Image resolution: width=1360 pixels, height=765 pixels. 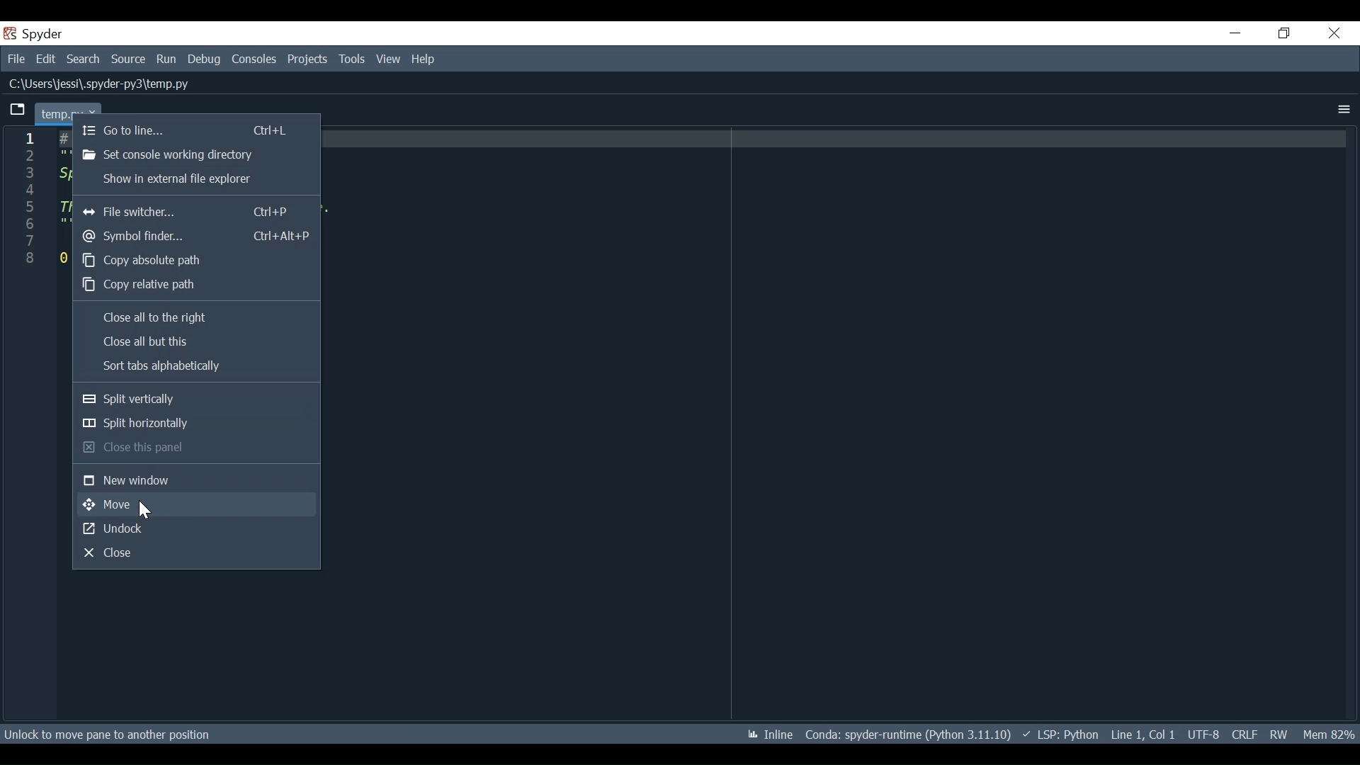 What do you see at coordinates (193, 398) in the screenshot?
I see `Split vertically` at bounding box center [193, 398].